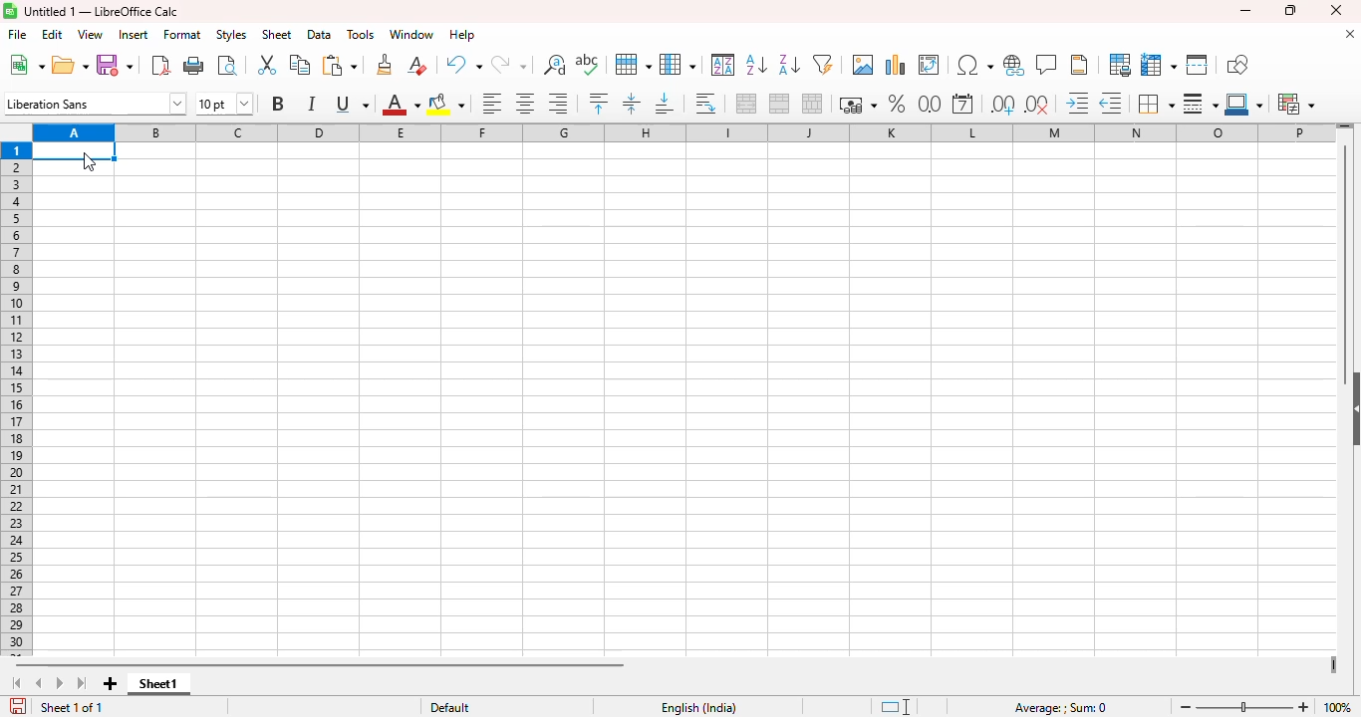 The width and height of the screenshot is (1361, 717). Describe the element at coordinates (52, 35) in the screenshot. I see `edit` at that location.